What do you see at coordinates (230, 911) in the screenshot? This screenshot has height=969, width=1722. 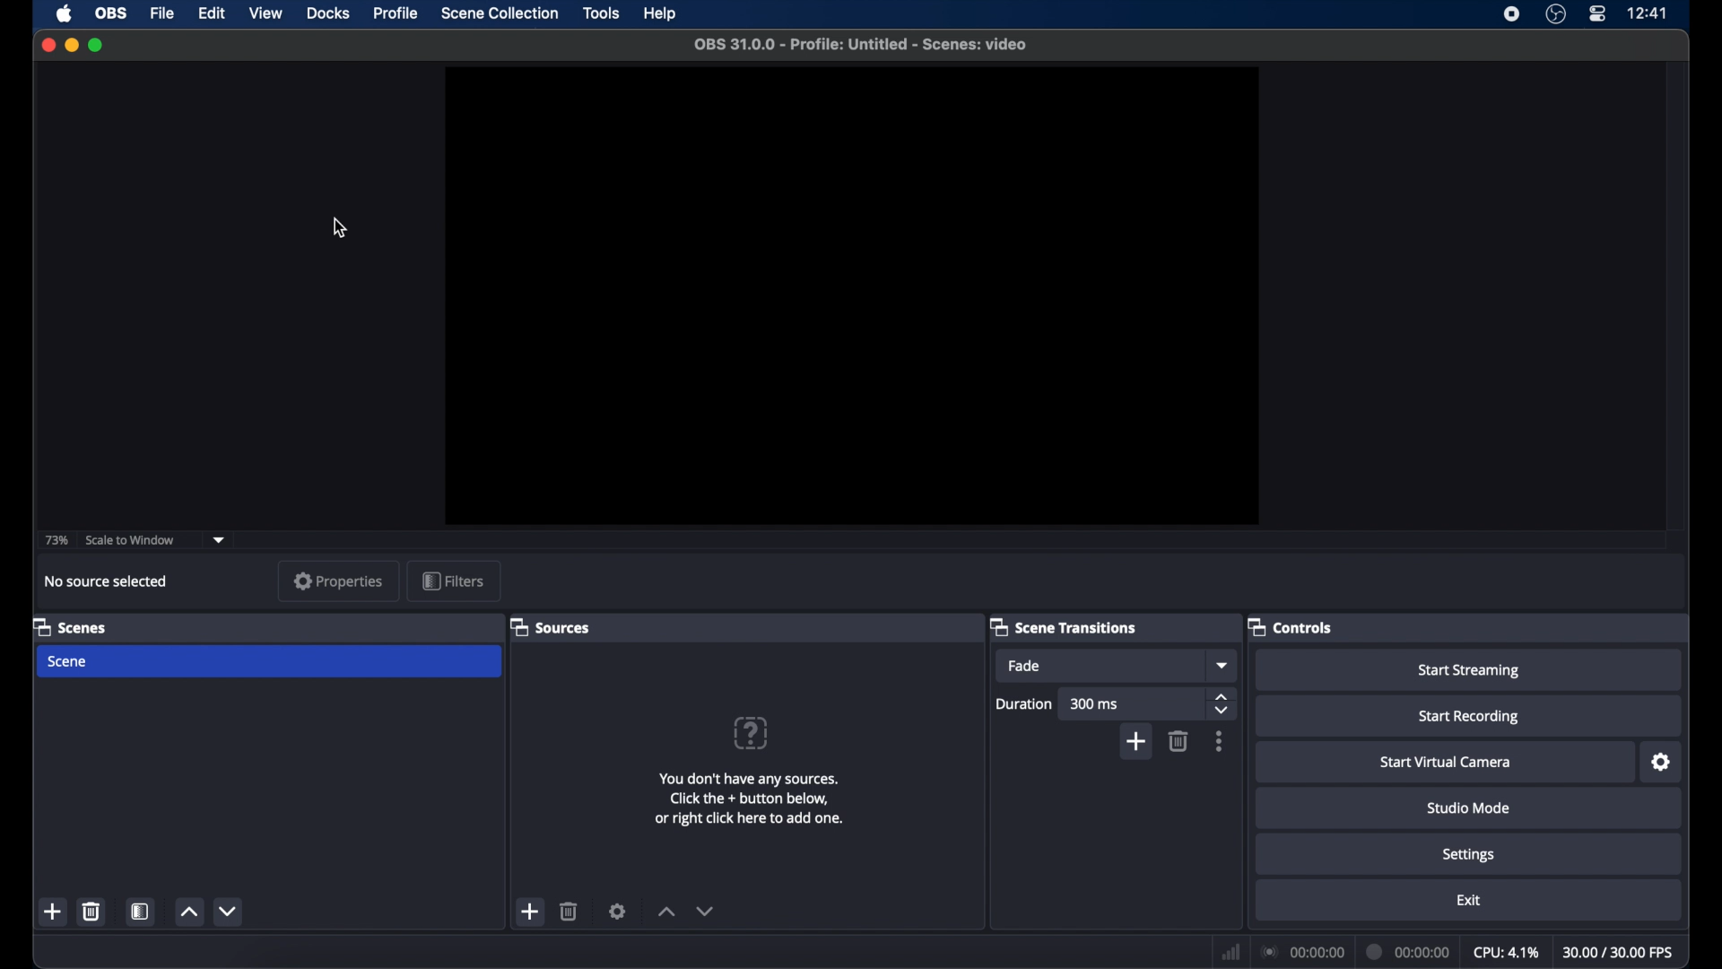 I see `decrement` at bounding box center [230, 911].